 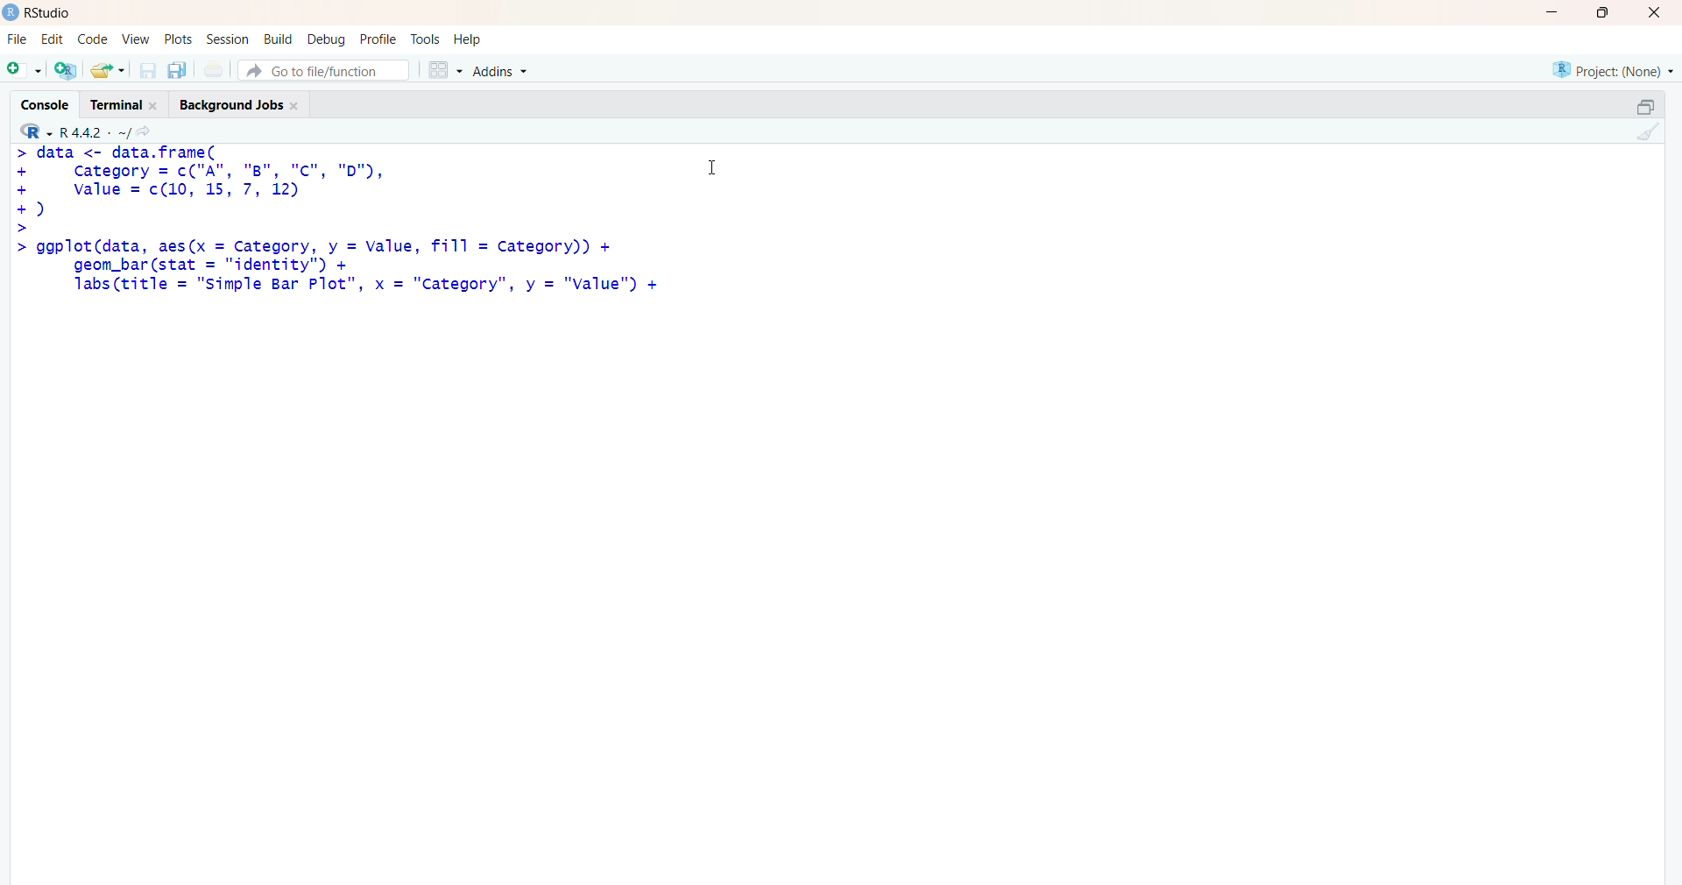 What do you see at coordinates (18, 39) in the screenshot?
I see `File` at bounding box center [18, 39].